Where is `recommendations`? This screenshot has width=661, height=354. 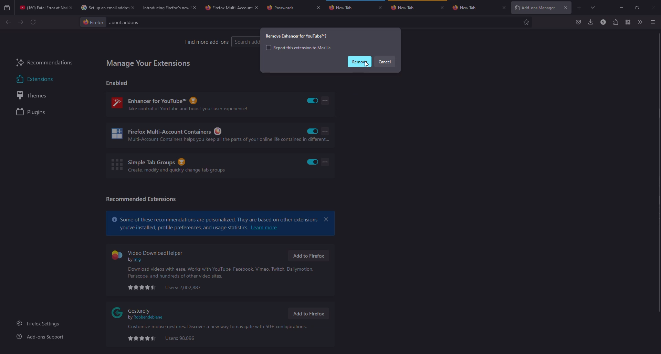
recommendations is located at coordinates (45, 63).